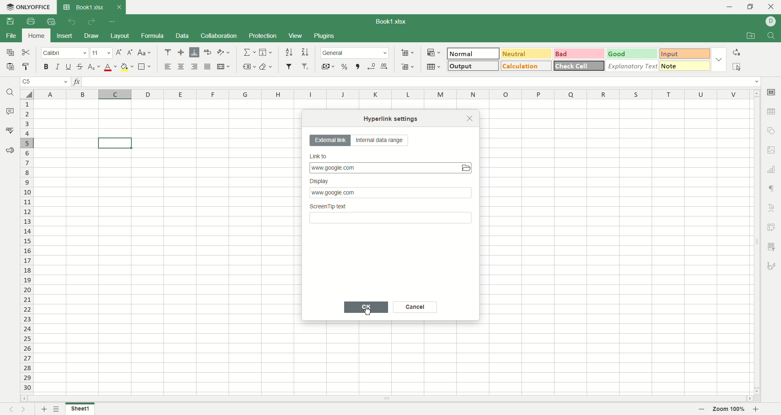 The height and width of the screenshot is (415, 781). What do you see at coordinates (432, 52) in the screenshot?
I see `conditional formatting` at bounding box center [432, 52].